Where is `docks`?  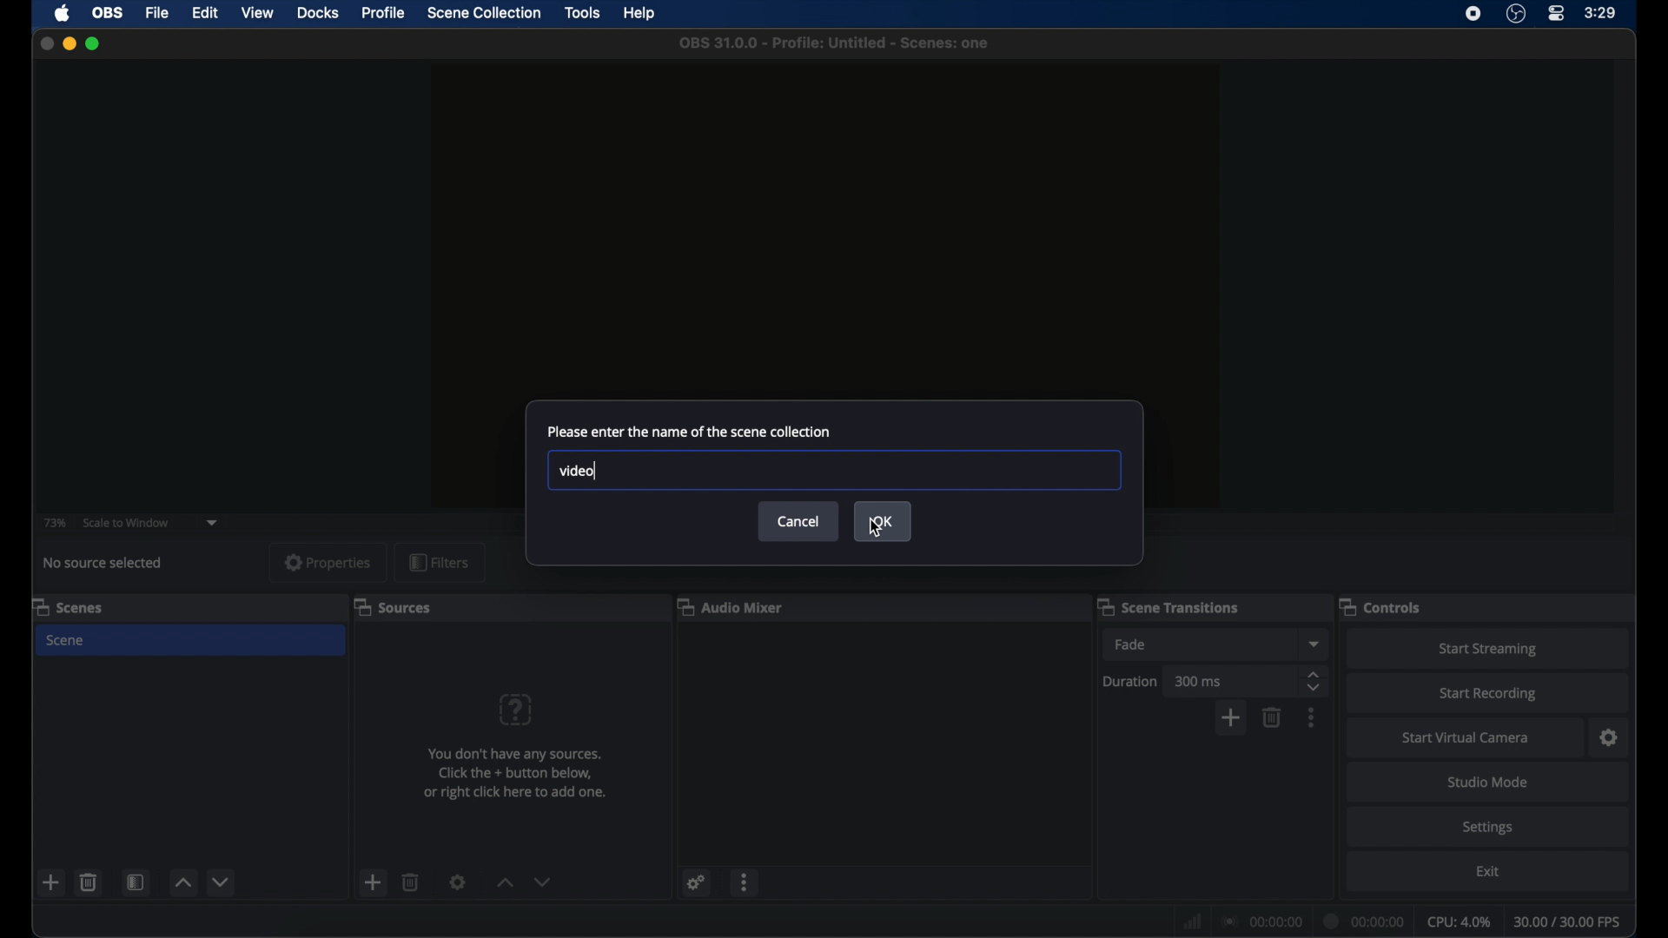
docks is located at coordinates (318, 13).